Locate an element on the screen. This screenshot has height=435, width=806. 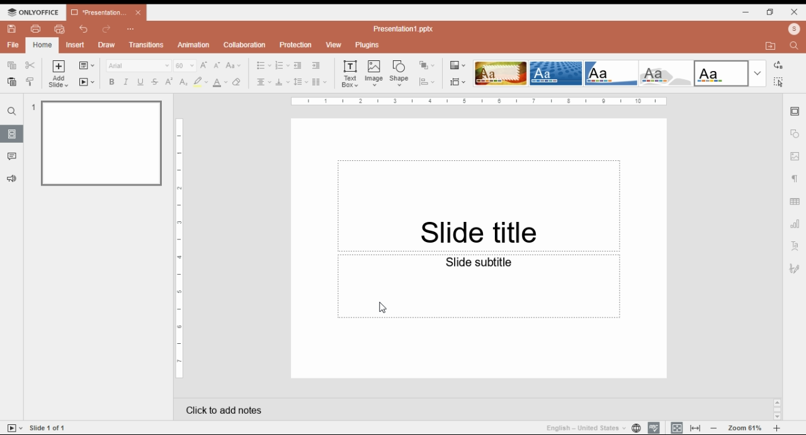
start slideshow is located at coordinates (87, 82).